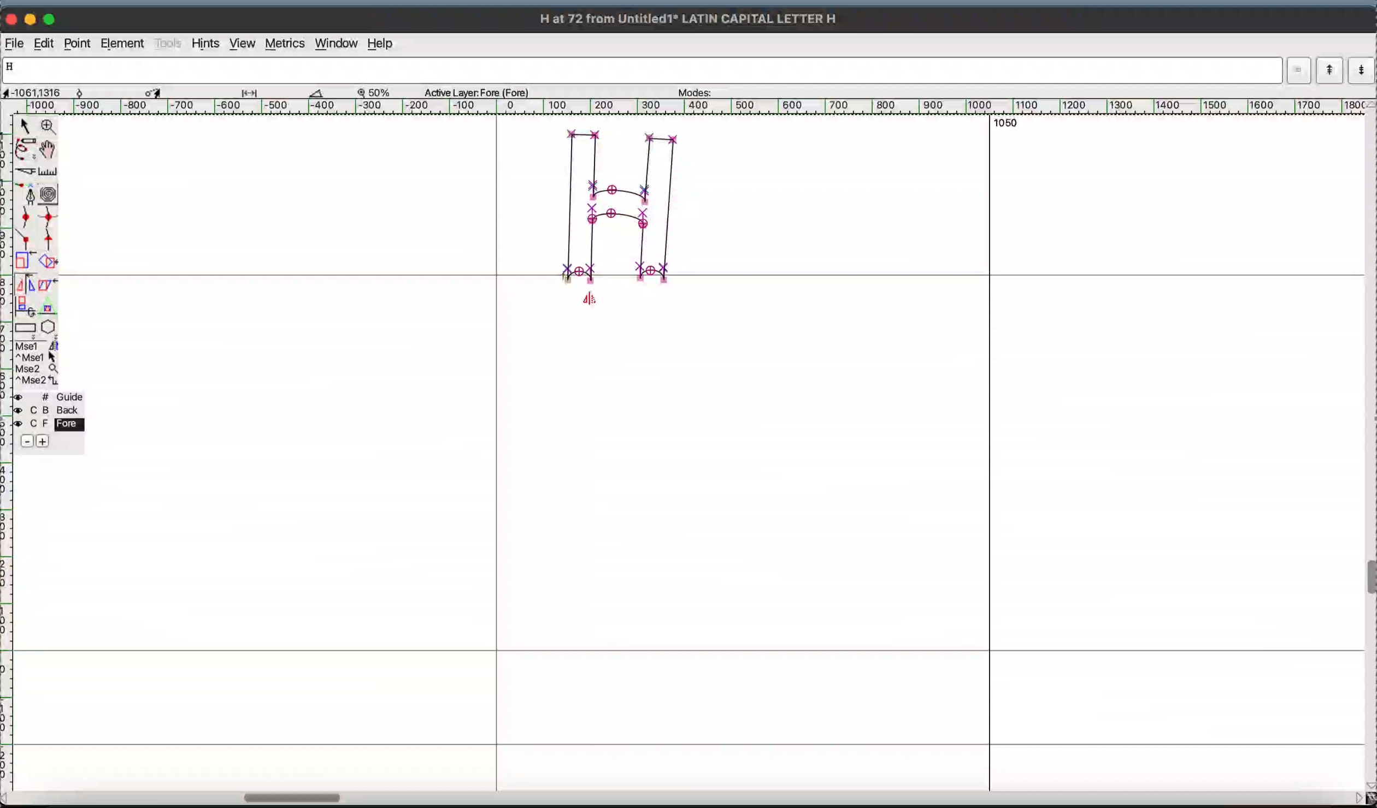 This screenshot has width=1377, height=808. Describe the element at coordinates (48, 306) in the screenshot. I see `perspective` at that location.